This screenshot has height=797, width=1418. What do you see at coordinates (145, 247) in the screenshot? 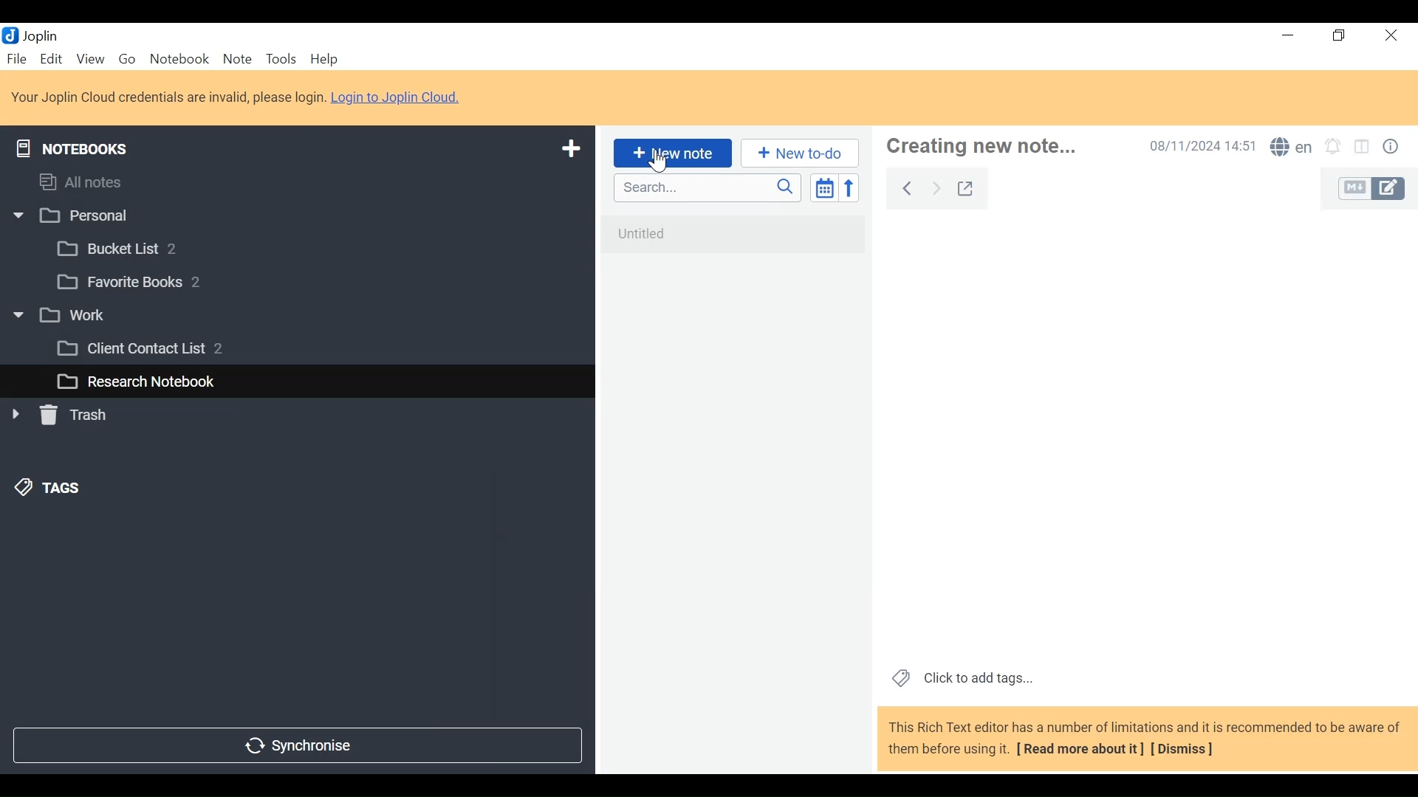
I see `[3 Bucket List 2` at bounding box center [145, 247].